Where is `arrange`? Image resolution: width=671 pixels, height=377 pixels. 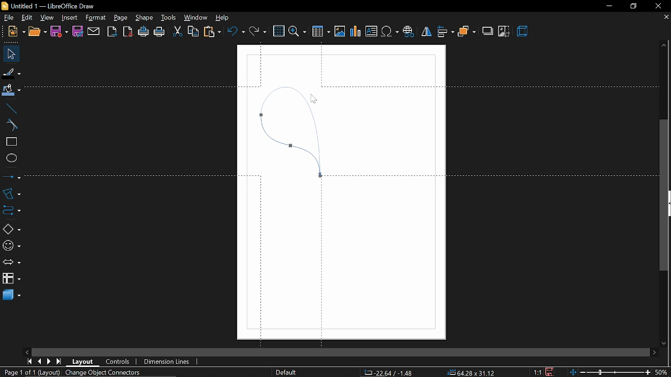 arrange is located at coordinates (467, 31).